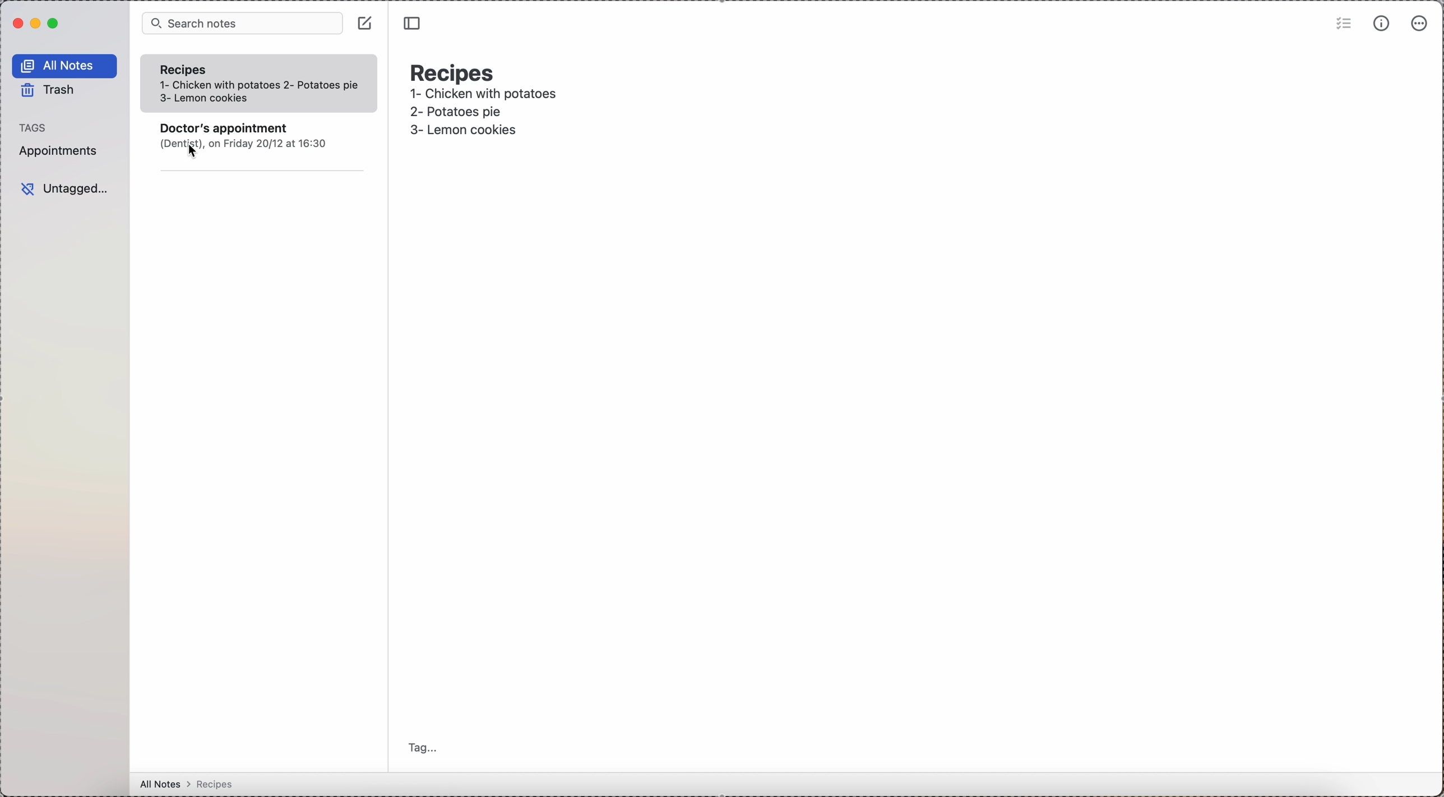 This screenshot has height=797, width=1444. Describe the element at coordinates (191, 68) in the screenshot. I see `recipes note` at that location.